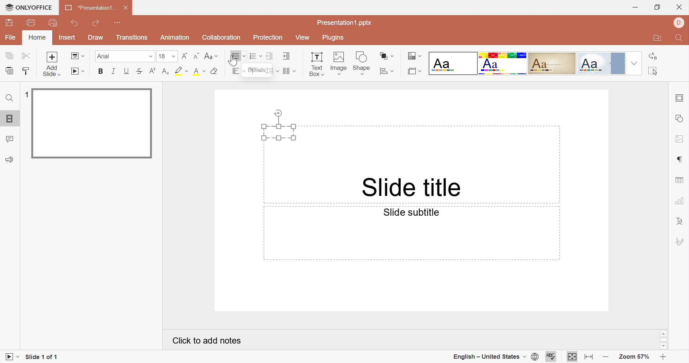  What do you see at coordinates (10, 358) in the screenshot?
I see `Start slideshow` at bounding box center [10, 358].